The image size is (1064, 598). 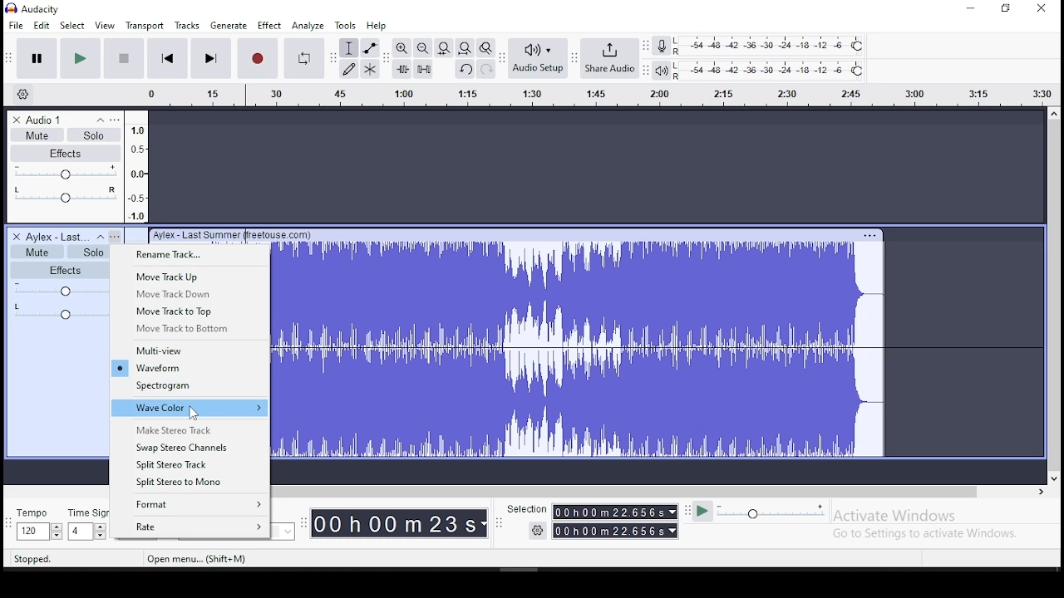 I want to click on audio 1, so click(x=46, y=120).